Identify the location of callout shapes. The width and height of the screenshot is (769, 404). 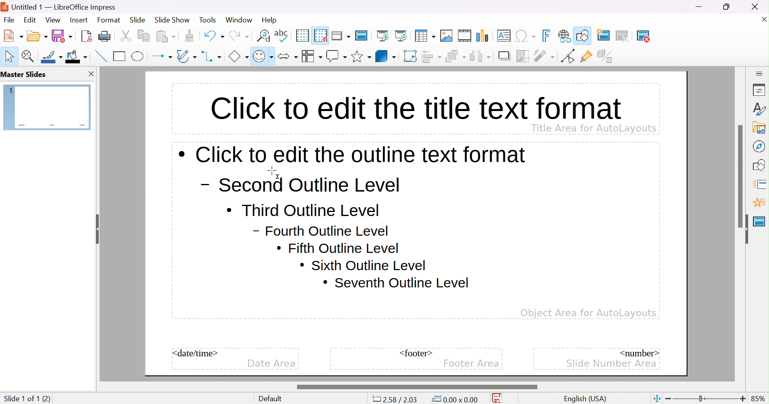
(336, 56).